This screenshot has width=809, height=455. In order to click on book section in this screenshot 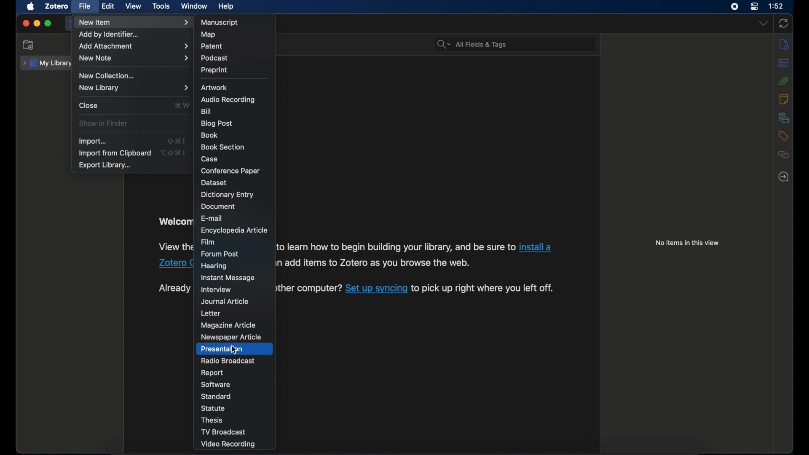, I will do `click(224, 147)`.